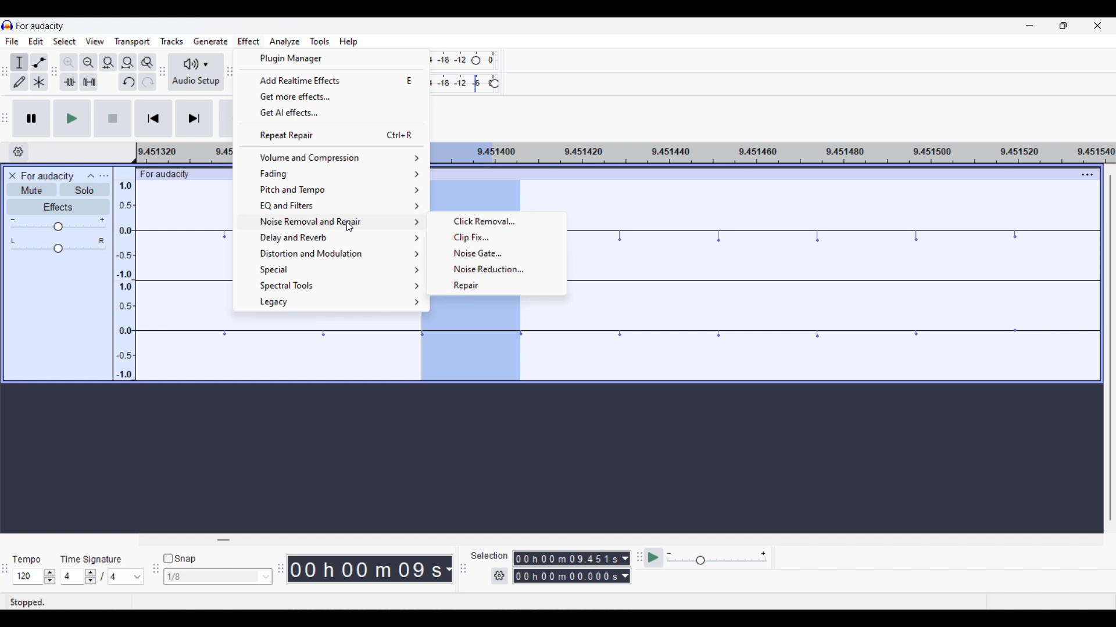  I want to click on Silence audio selection, so click(90, 82).